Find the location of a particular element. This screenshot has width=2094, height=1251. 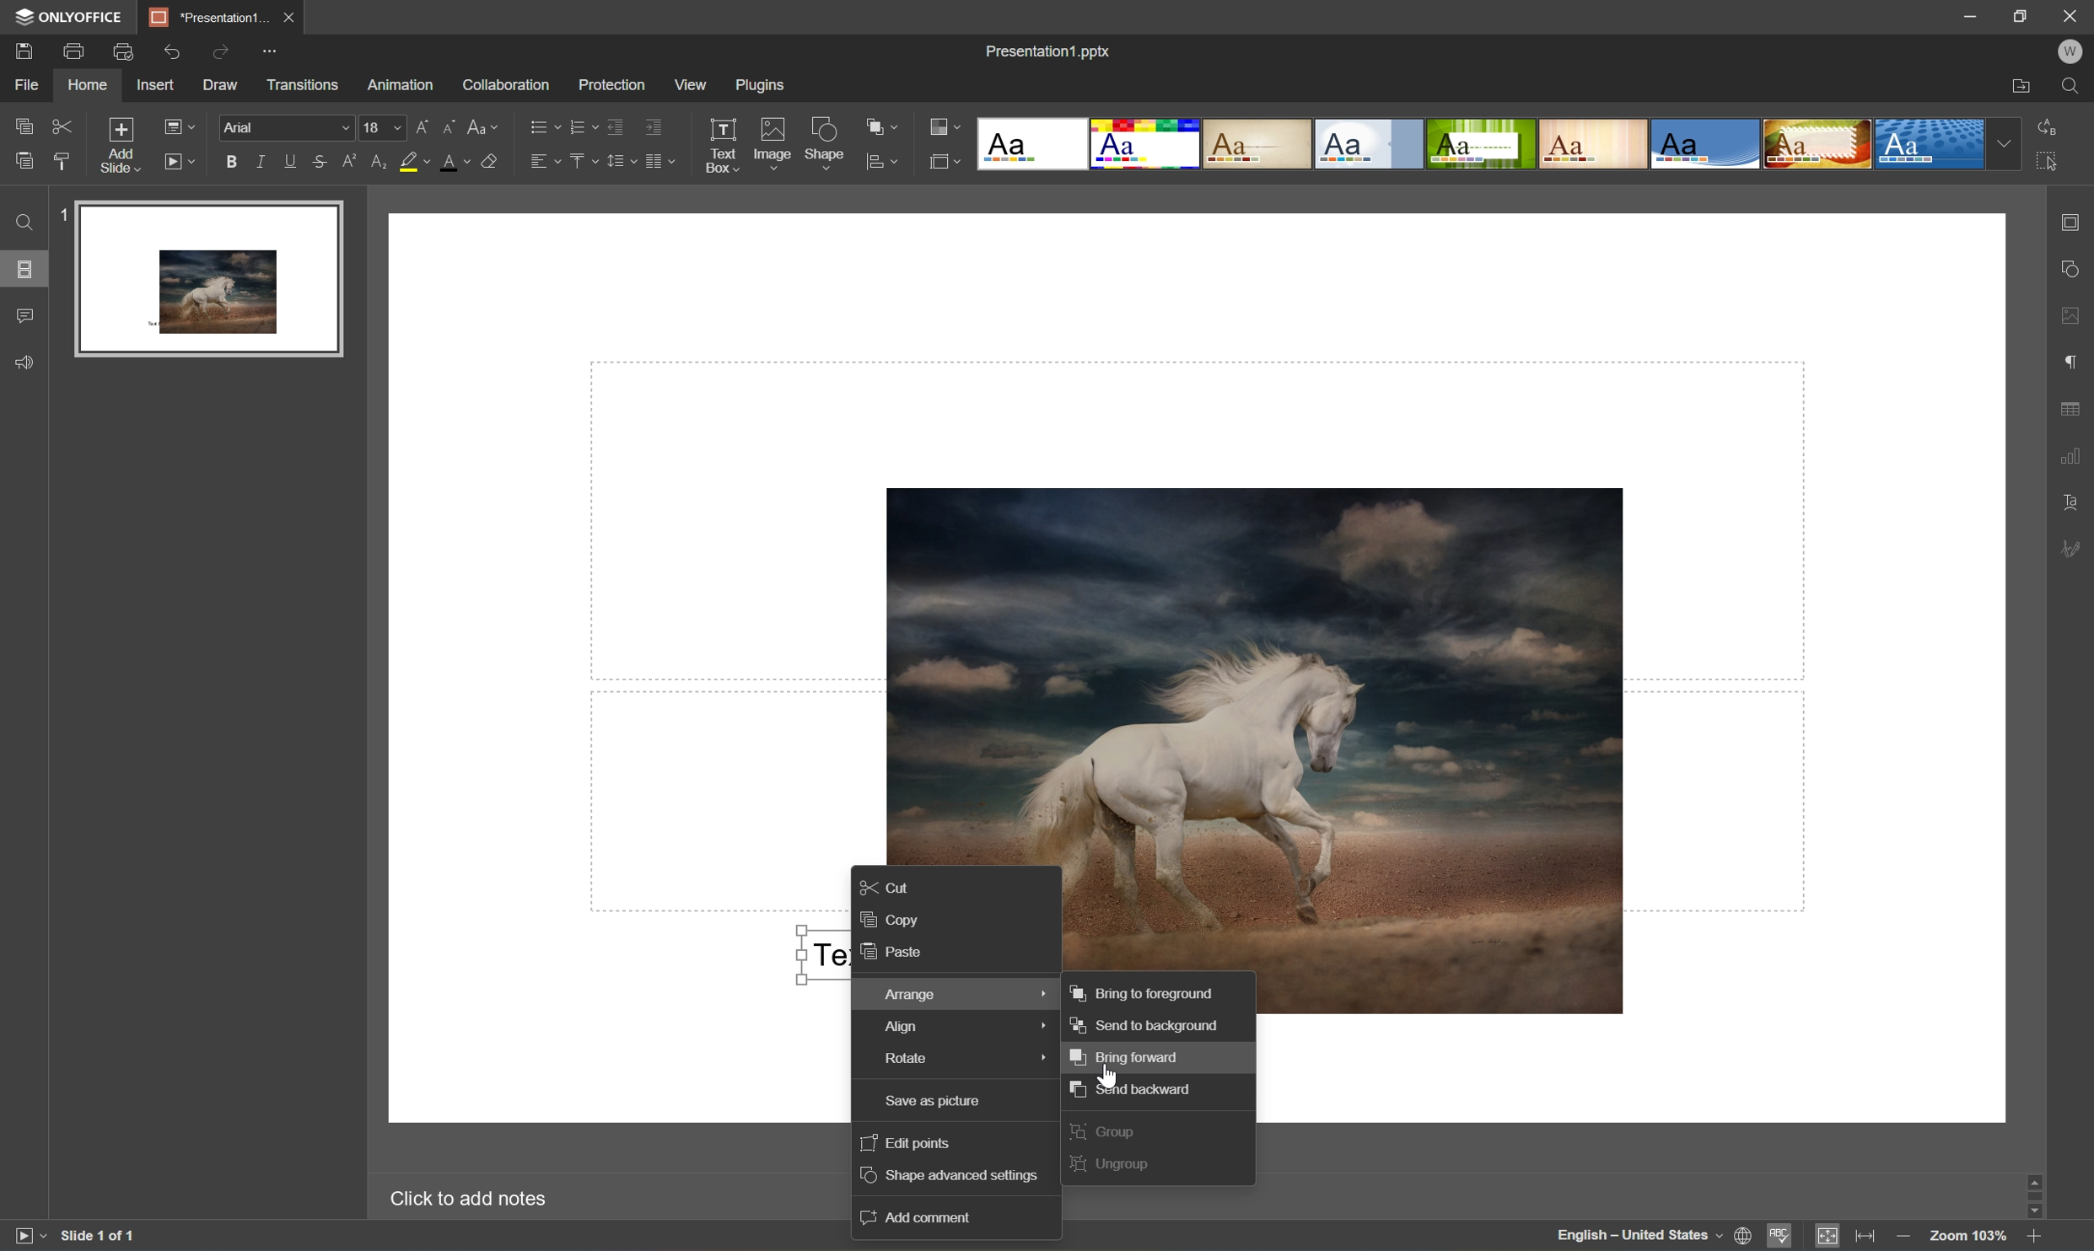

File is located at coordinates (30, 85).